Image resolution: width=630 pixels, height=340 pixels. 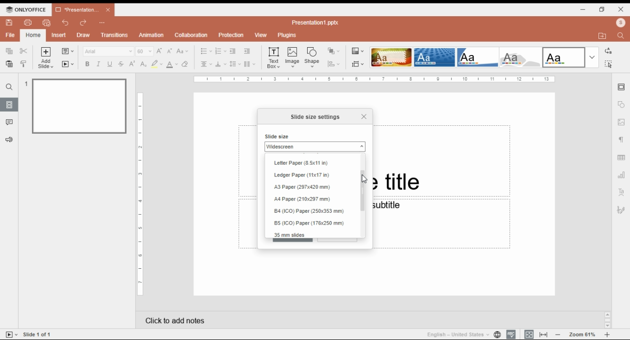 I want to click on image settings, so click(x=622, y=123).